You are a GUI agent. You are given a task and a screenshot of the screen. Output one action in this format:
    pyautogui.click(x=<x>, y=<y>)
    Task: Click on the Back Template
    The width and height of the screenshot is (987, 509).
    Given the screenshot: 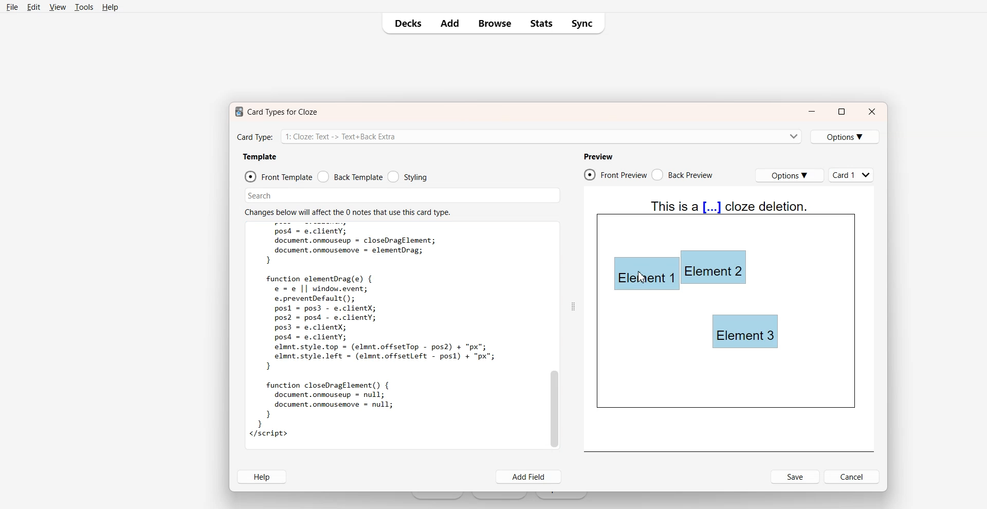 What is the action you would take?
    pyautogui.click(x=350, y=176)
    